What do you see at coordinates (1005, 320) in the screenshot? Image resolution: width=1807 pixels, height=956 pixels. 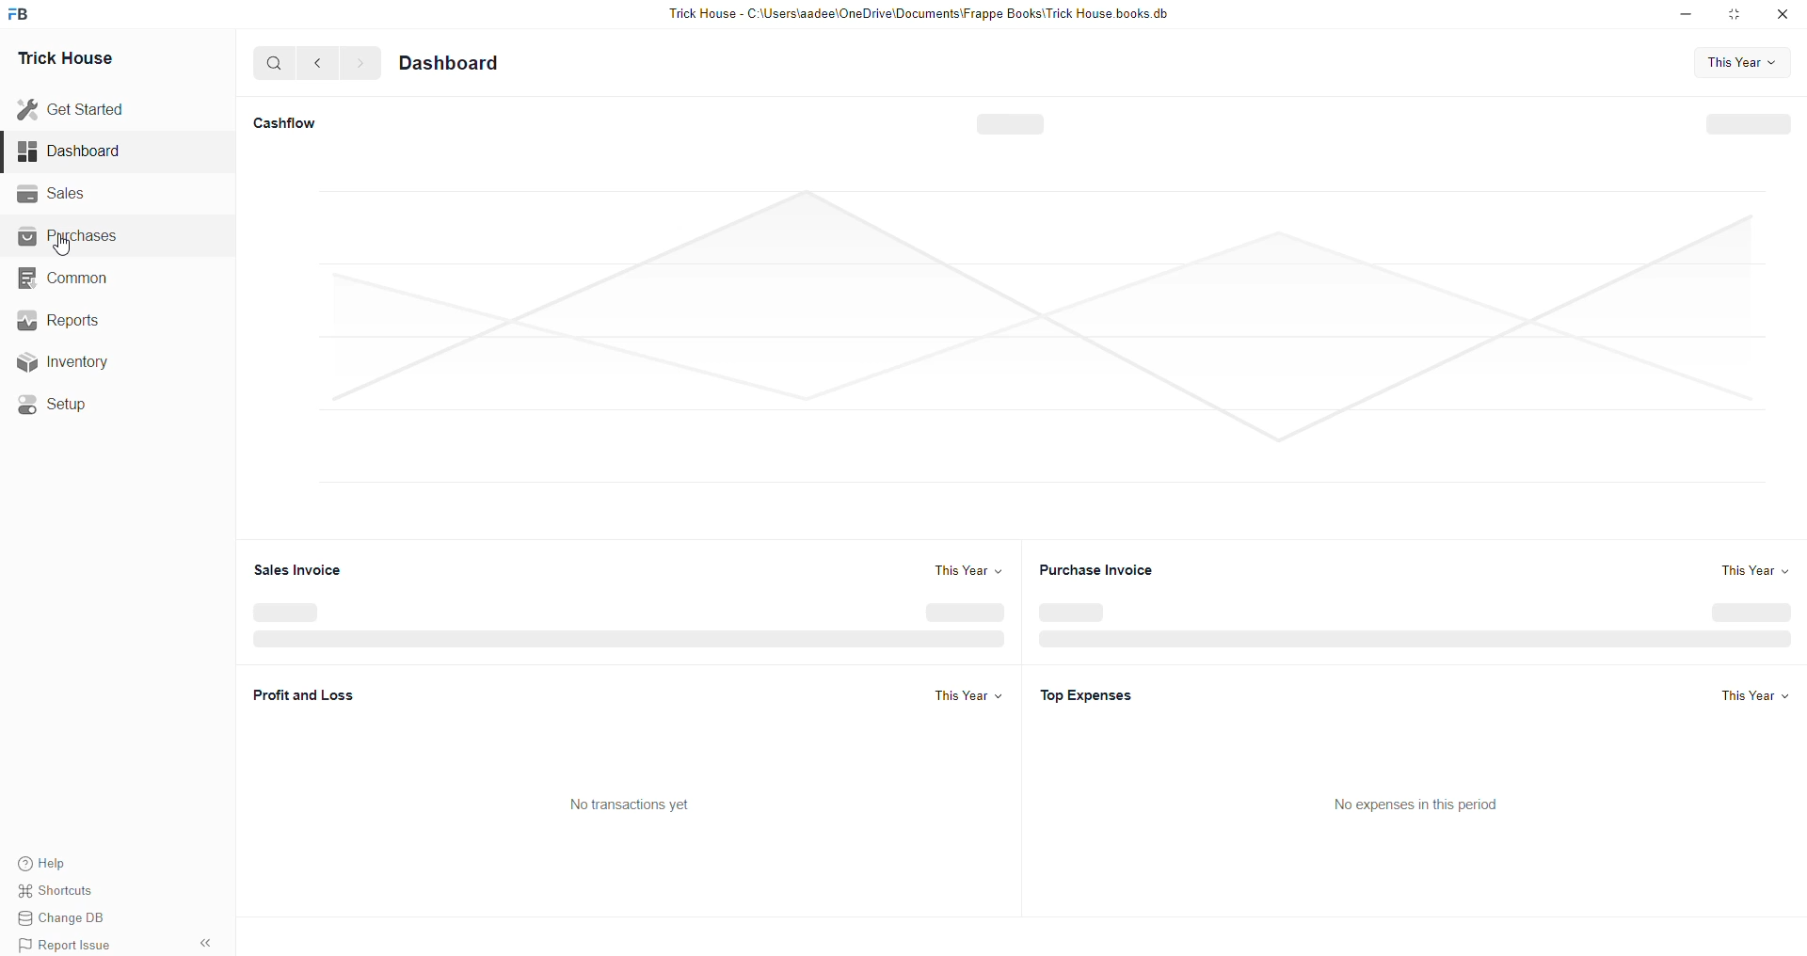 I see `Graph` at bounding box center [1005, 320].